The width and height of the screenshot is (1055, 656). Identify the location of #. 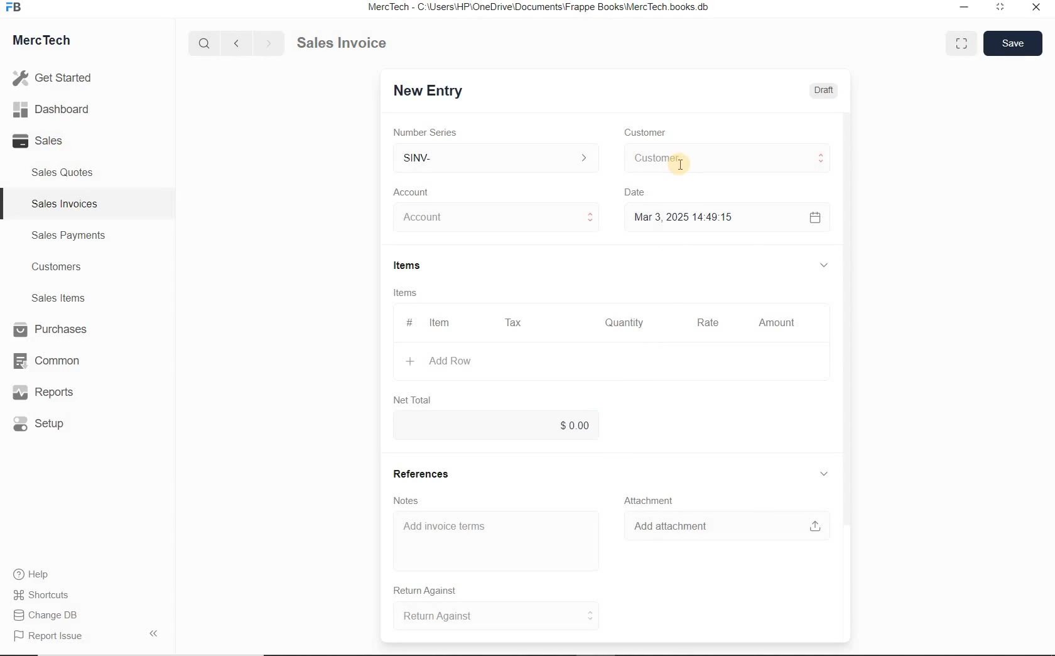
(408, 322).